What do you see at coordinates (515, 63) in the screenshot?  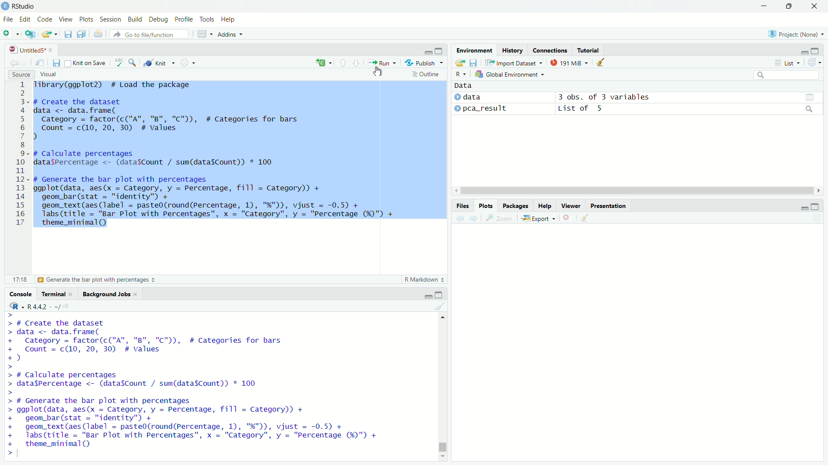 I see `import dataset` at bounding box center [515, 63].